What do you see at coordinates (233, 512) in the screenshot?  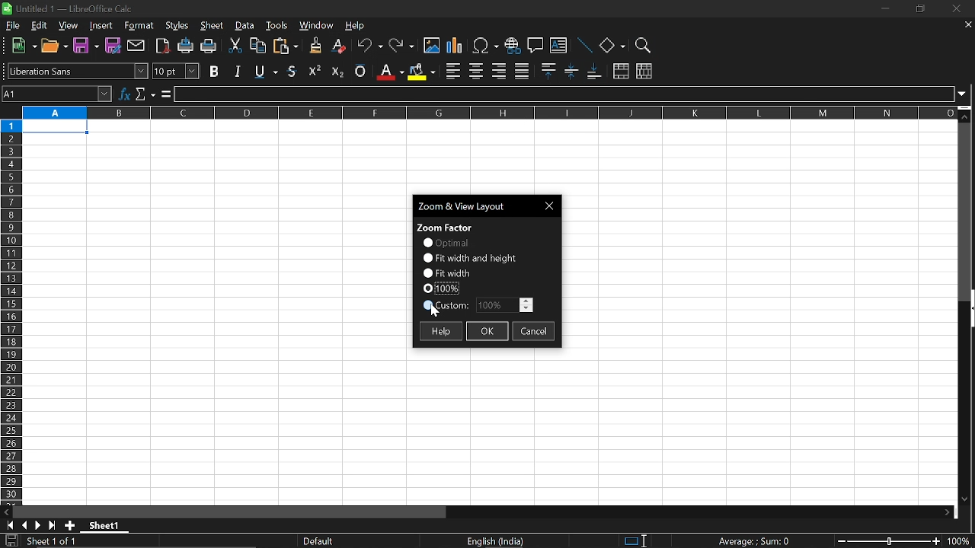 I see `horizontal scrollbar` at bounding box center [233, 512].